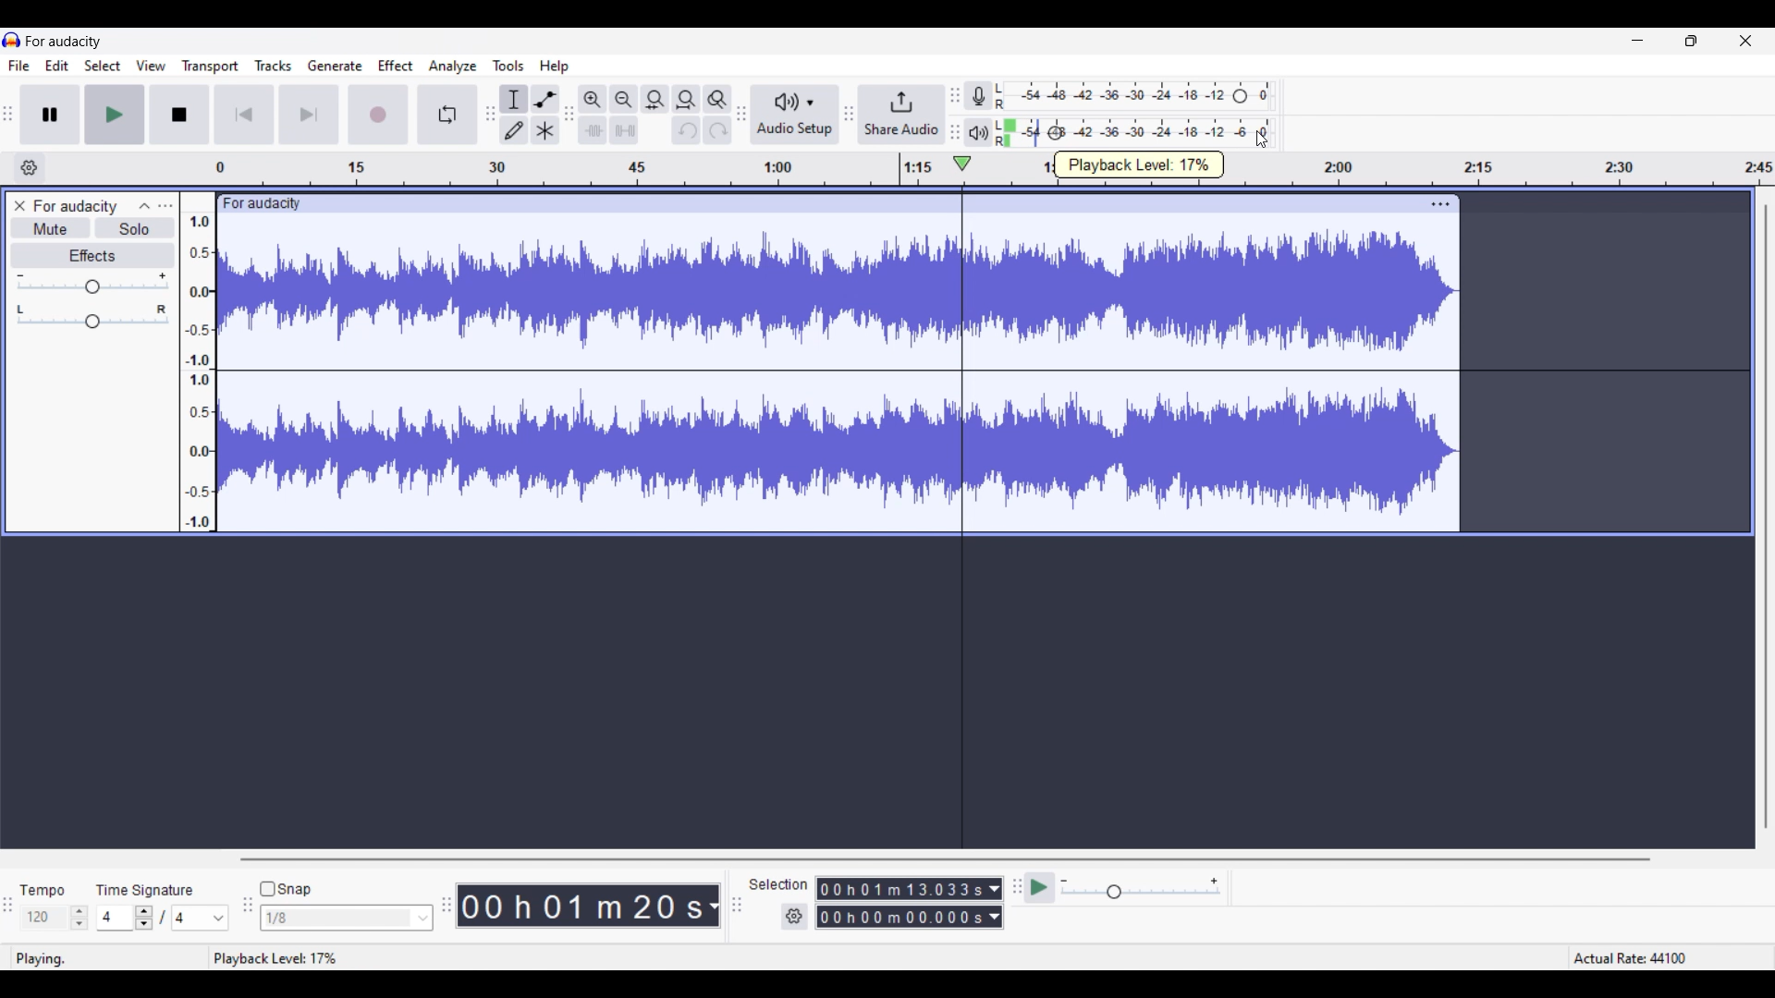 This screenshot has height=998, width=1775. Describe the element at coordinates (685, 130) in the screenshot. I see `Undo` at that location.